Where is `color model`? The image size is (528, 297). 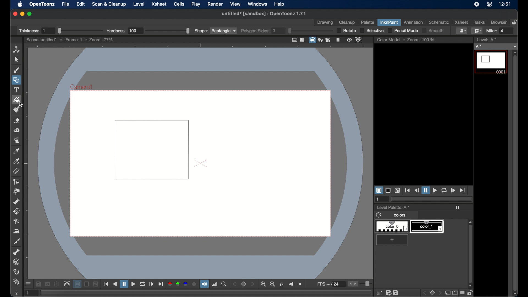 color model is located at coordinates (391, 39).